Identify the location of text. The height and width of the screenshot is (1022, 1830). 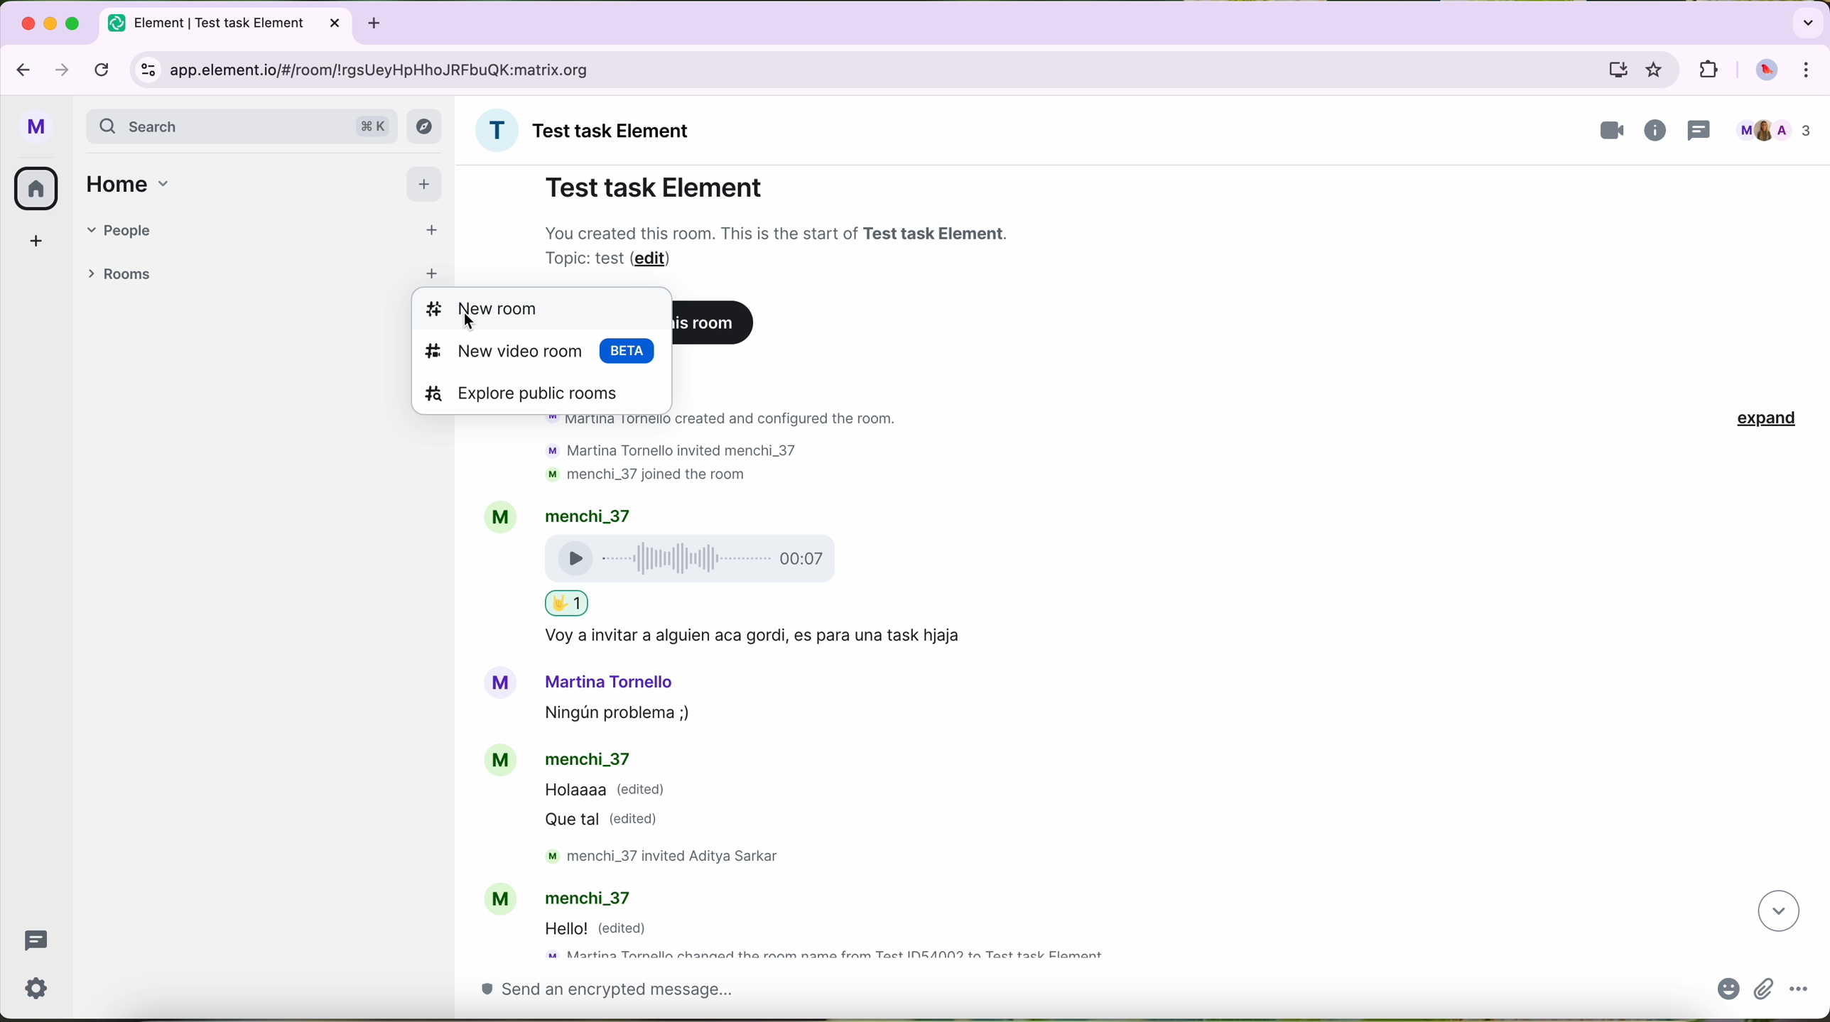
(663, 473).